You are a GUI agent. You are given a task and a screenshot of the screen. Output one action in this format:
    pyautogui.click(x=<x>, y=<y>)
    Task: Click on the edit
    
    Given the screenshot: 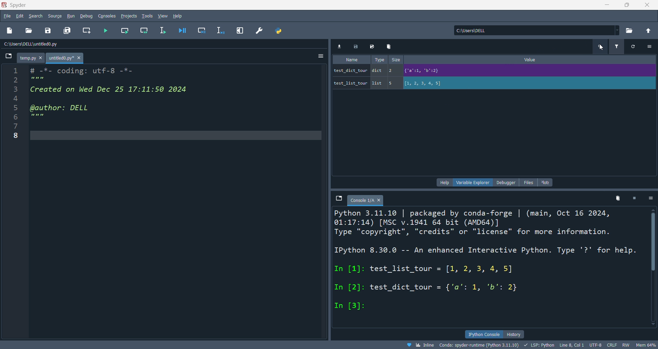 What is the action you would take?
    pyautogui.click(x=20, y=15)
    